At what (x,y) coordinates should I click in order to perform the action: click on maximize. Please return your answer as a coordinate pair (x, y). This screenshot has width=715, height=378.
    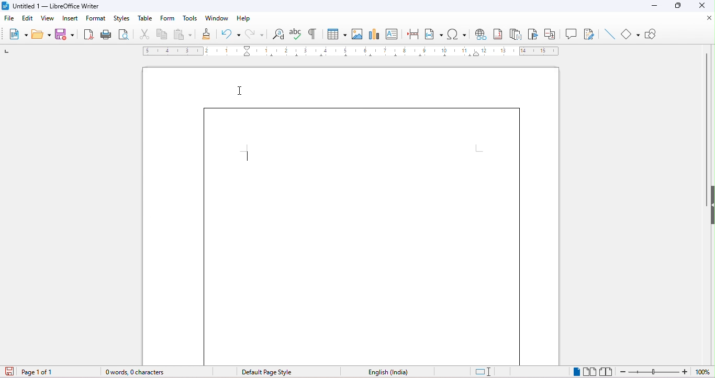
    Looking at the image, I should click on (680, 6).